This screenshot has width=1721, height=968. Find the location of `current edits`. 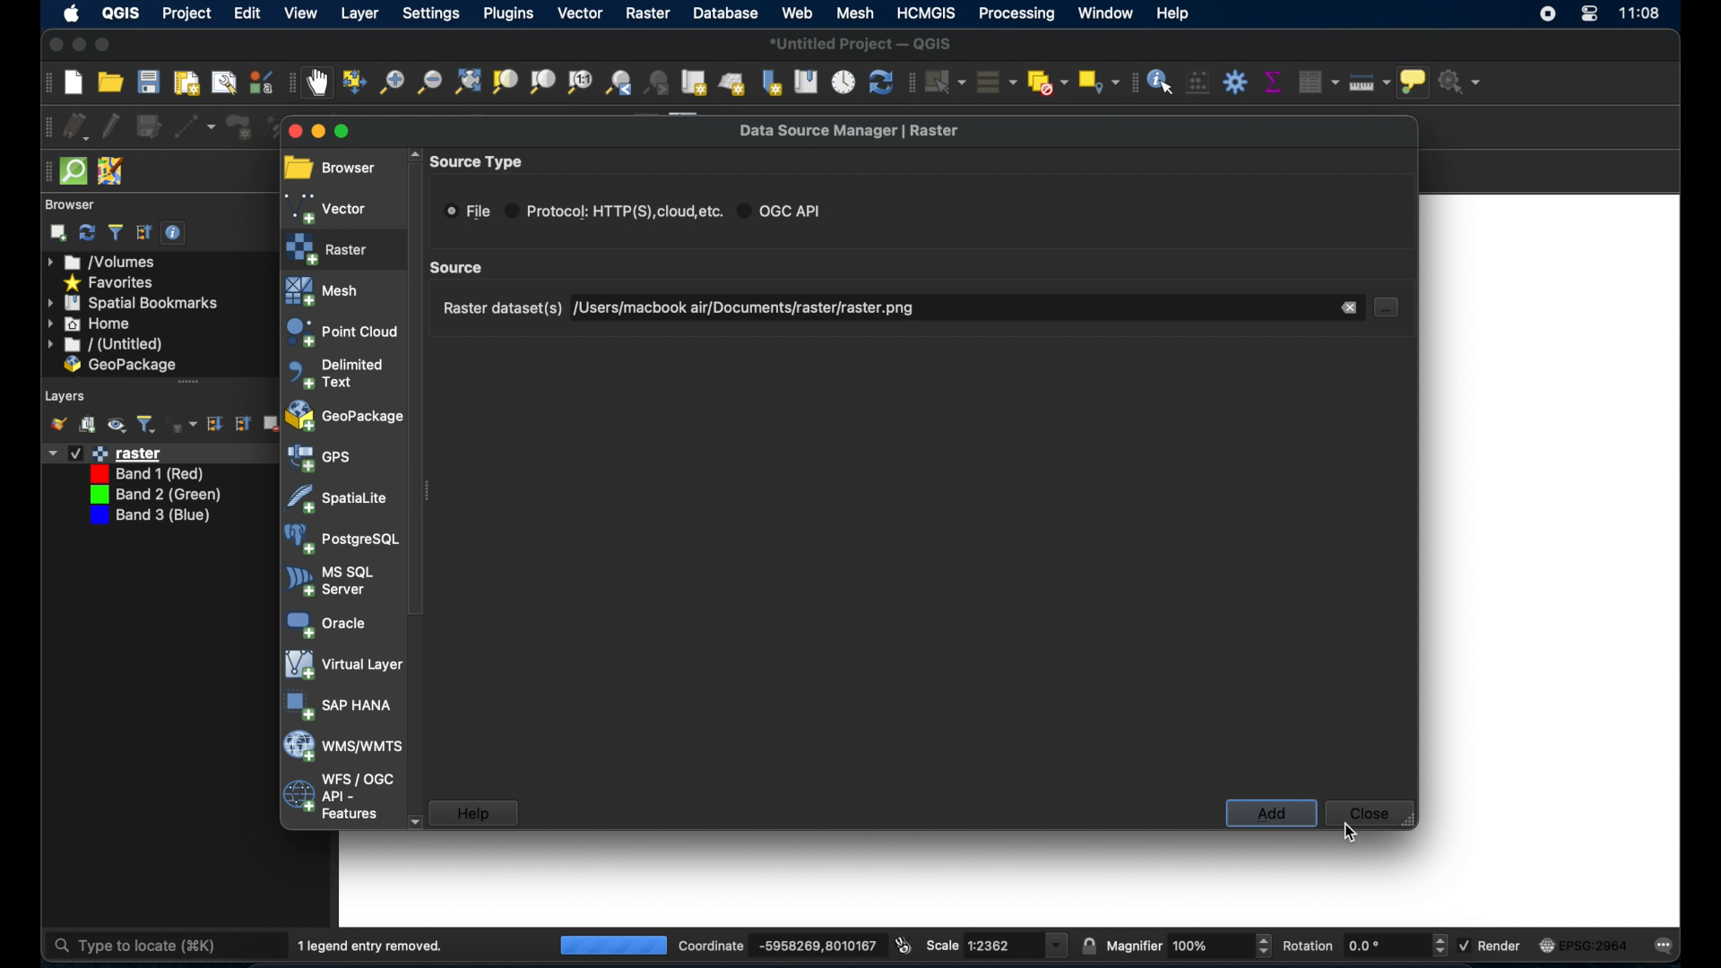

current edits is located at coordinates (76, 126).